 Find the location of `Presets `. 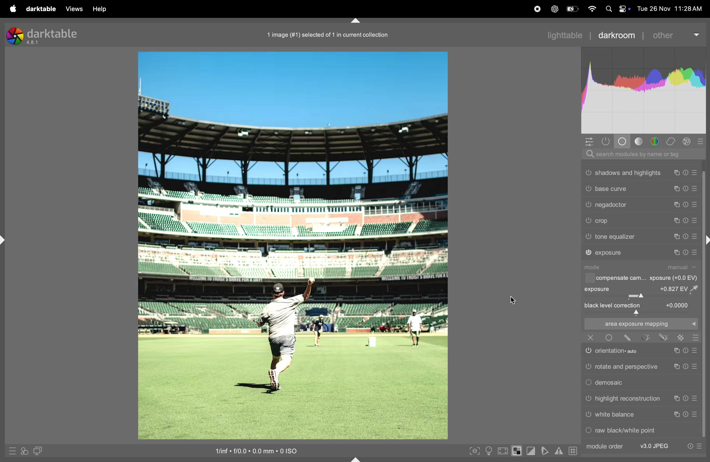

Presets  is located at coordinates (695, 173).